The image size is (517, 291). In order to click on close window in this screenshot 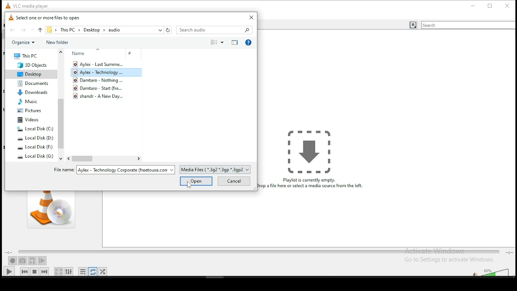, I will do `click(508, 5)`.